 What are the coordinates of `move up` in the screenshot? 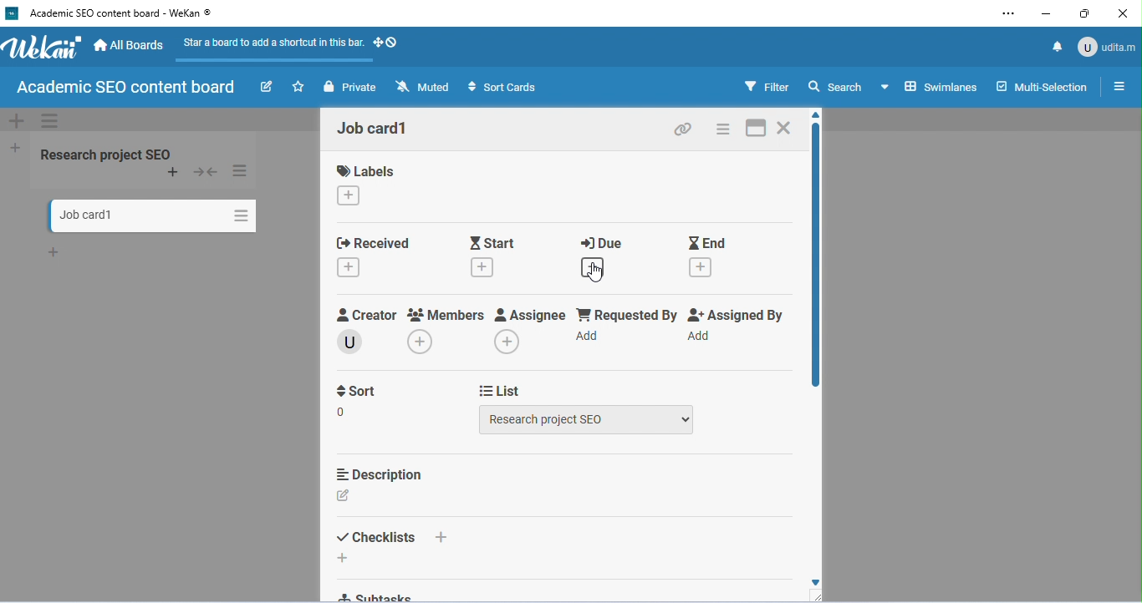 It's located at (817, 116).